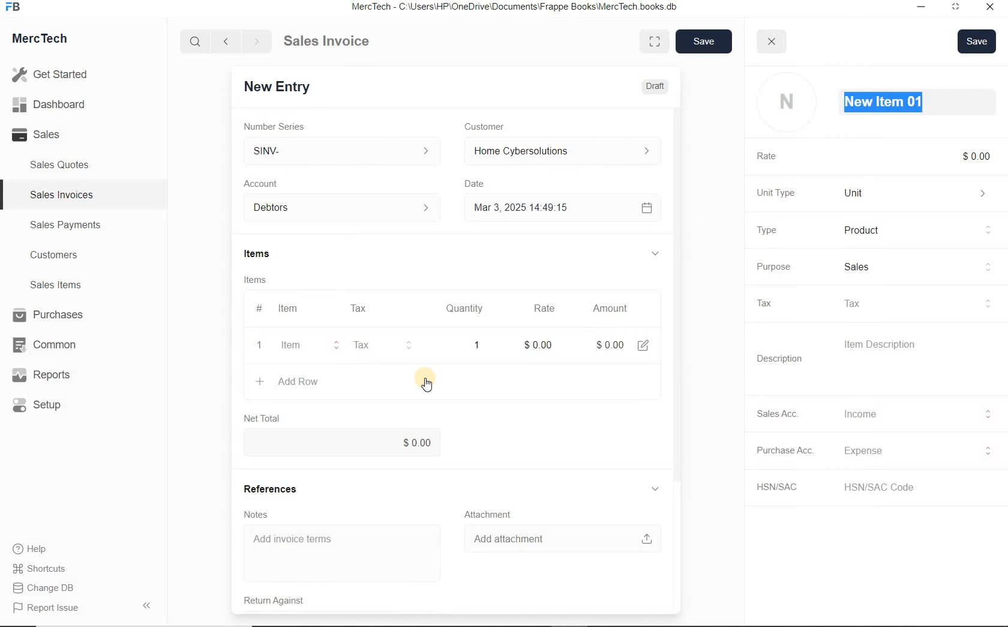 The image size is (1008, 627). I want to click on Help, so click(36, 549).